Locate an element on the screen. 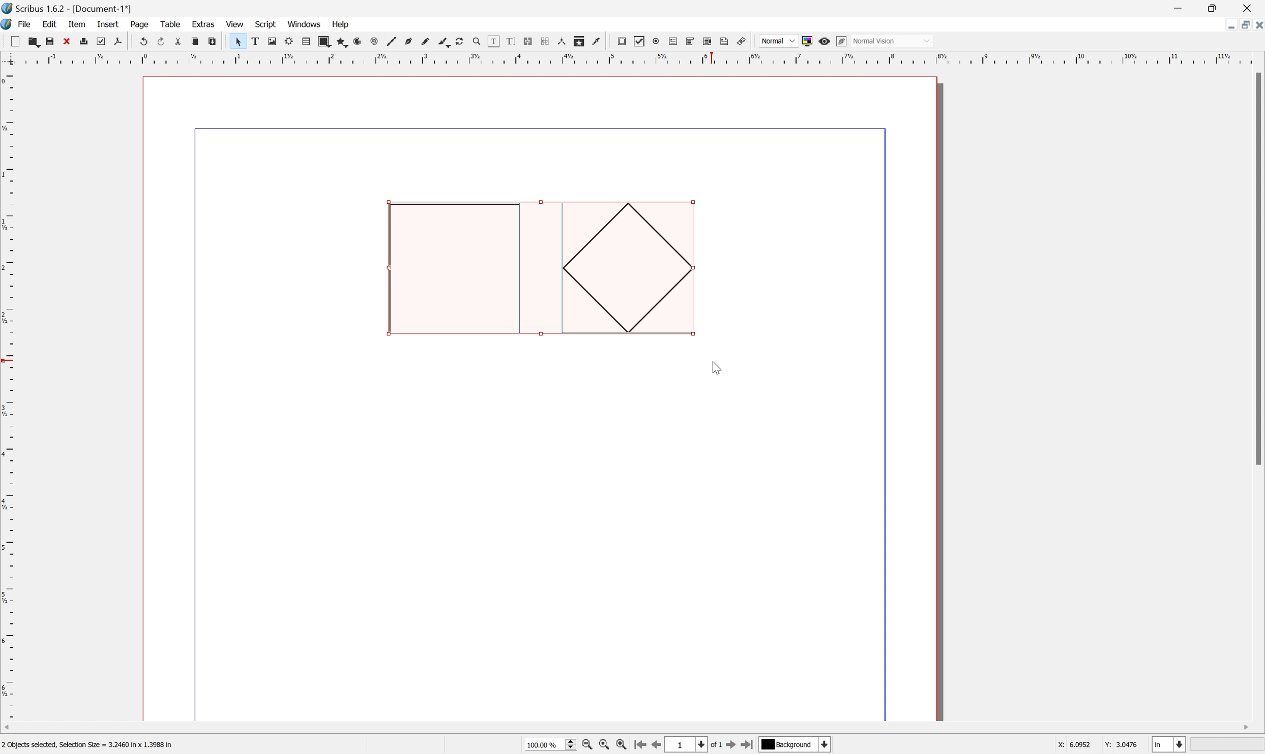 The image size is (1265, 754). freehand line is located at coordinates (423, 42).